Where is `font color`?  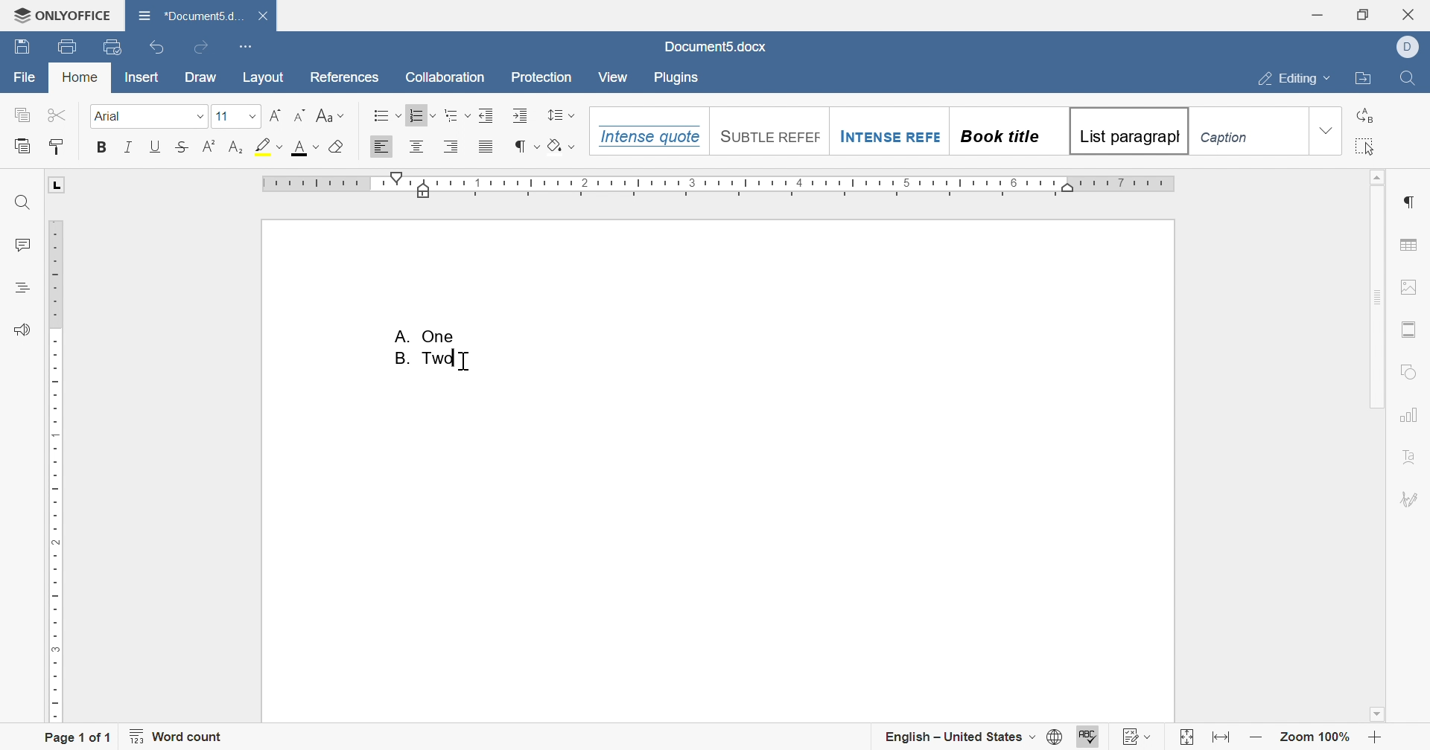
font color is located at coordinates (306, 148).